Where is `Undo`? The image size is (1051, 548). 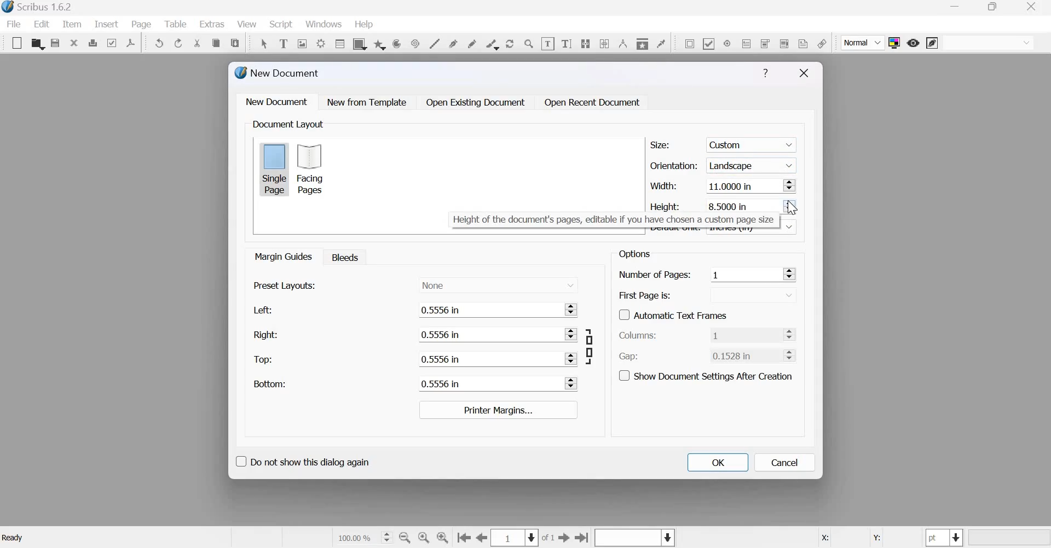
Undo is located at coordinates (160, 43).